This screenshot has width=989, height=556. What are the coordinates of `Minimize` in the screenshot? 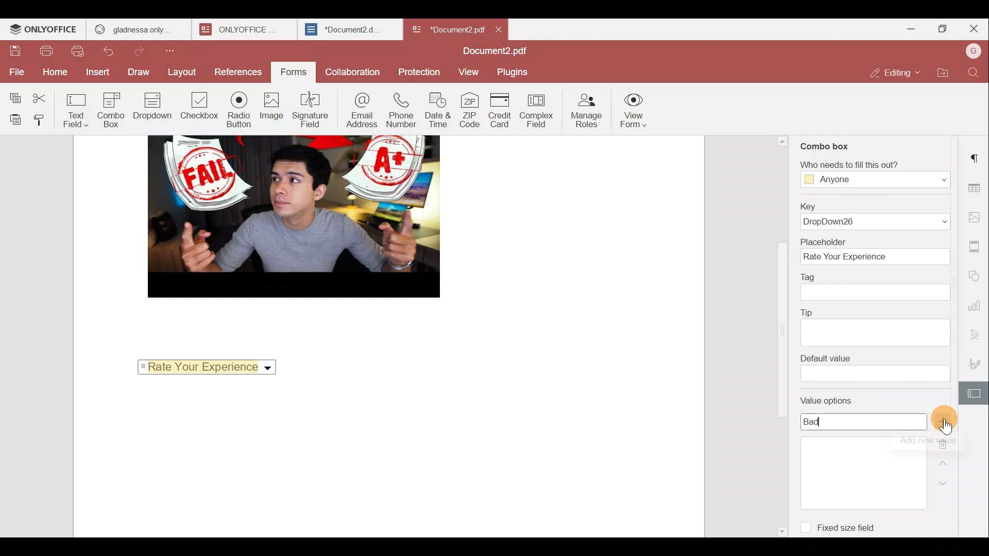 It's located at (903, 31).